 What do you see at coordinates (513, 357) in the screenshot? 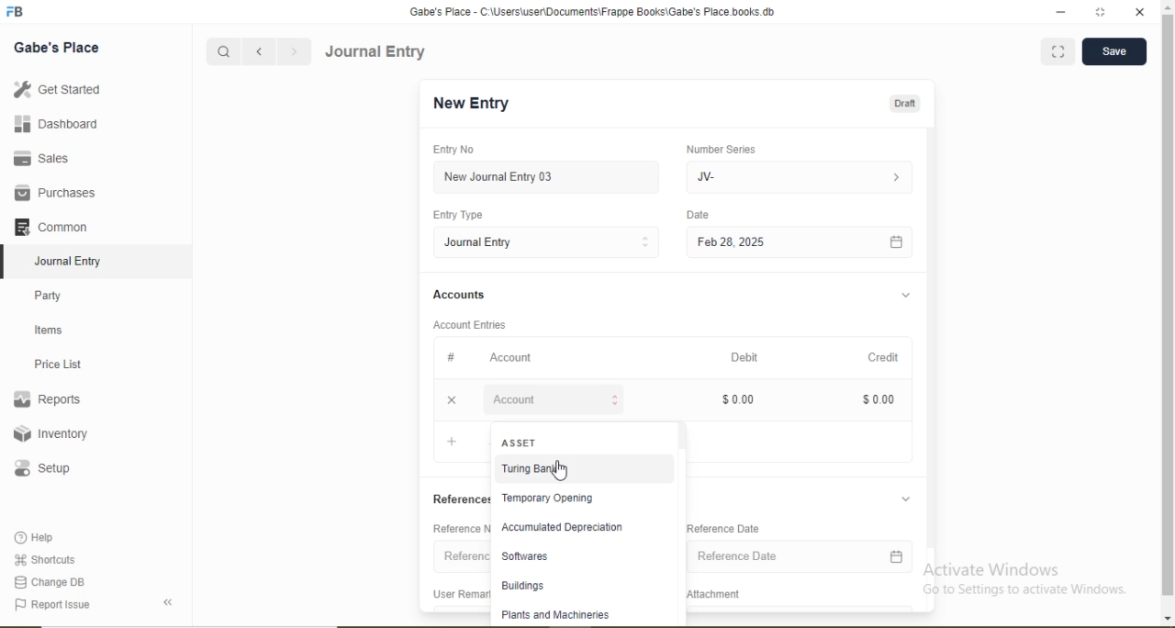
I see `Account` at bounding box center [513, 357].